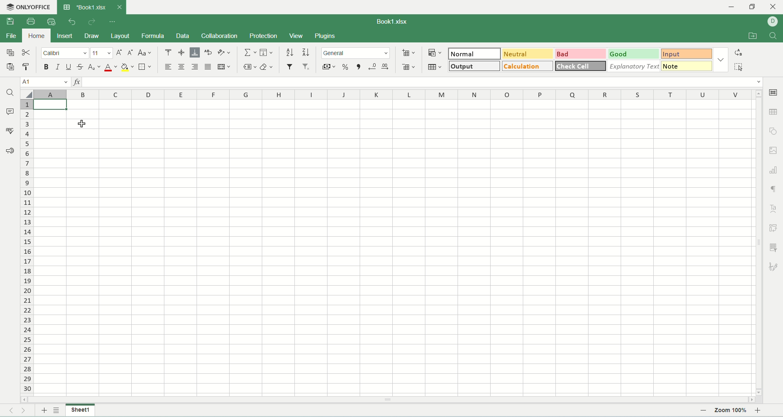  I want to click on font color, so click(111, 67).